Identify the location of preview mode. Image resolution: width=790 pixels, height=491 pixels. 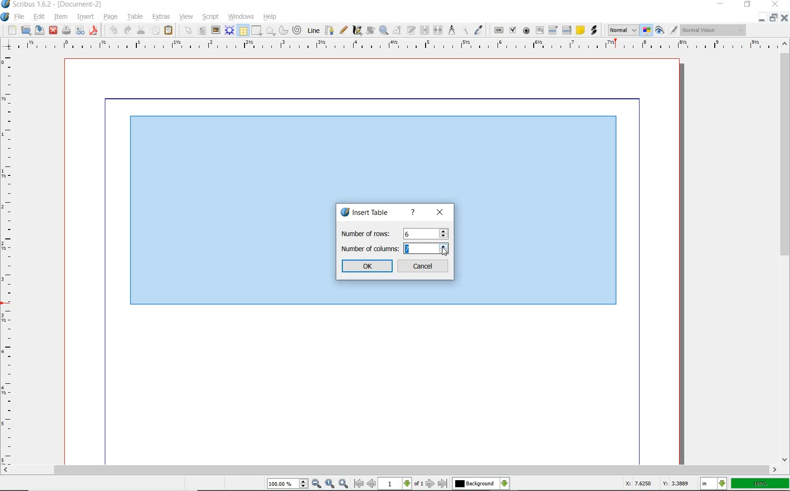
(658, 31).